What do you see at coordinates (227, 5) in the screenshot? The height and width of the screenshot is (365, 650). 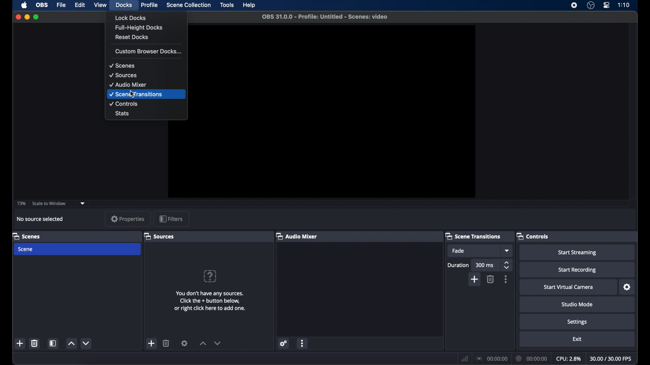 I see `tools` at bounding box center [227, 5].